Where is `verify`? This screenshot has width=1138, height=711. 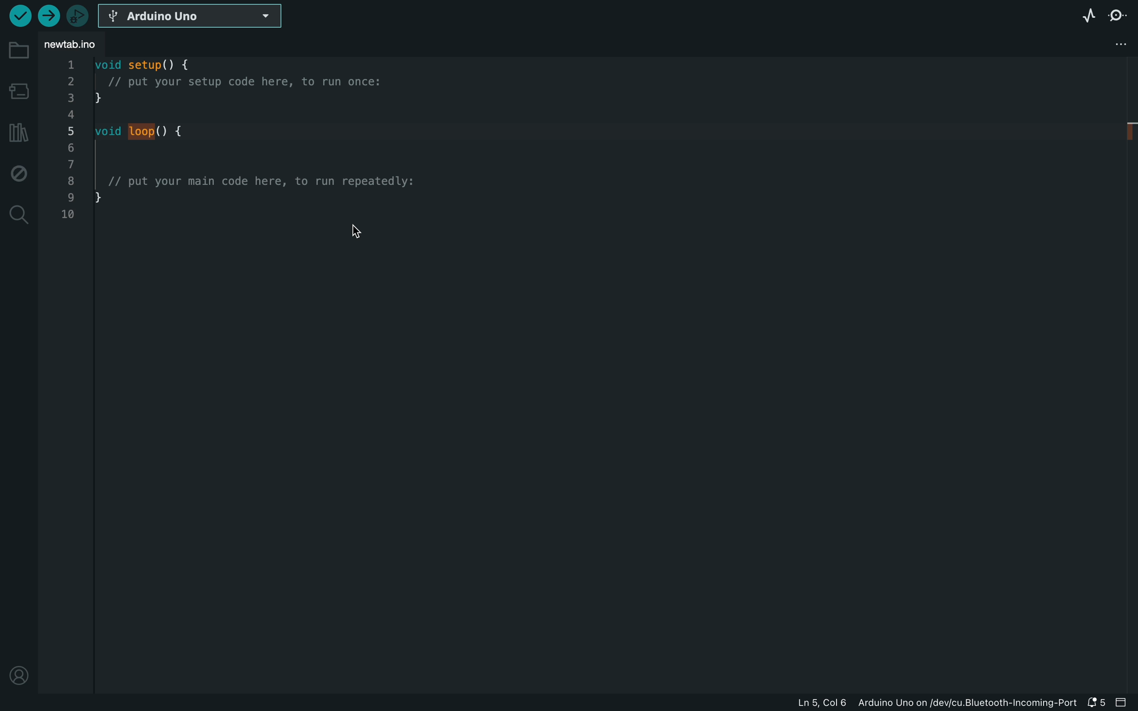 verify is located at coordinates (19, 16).